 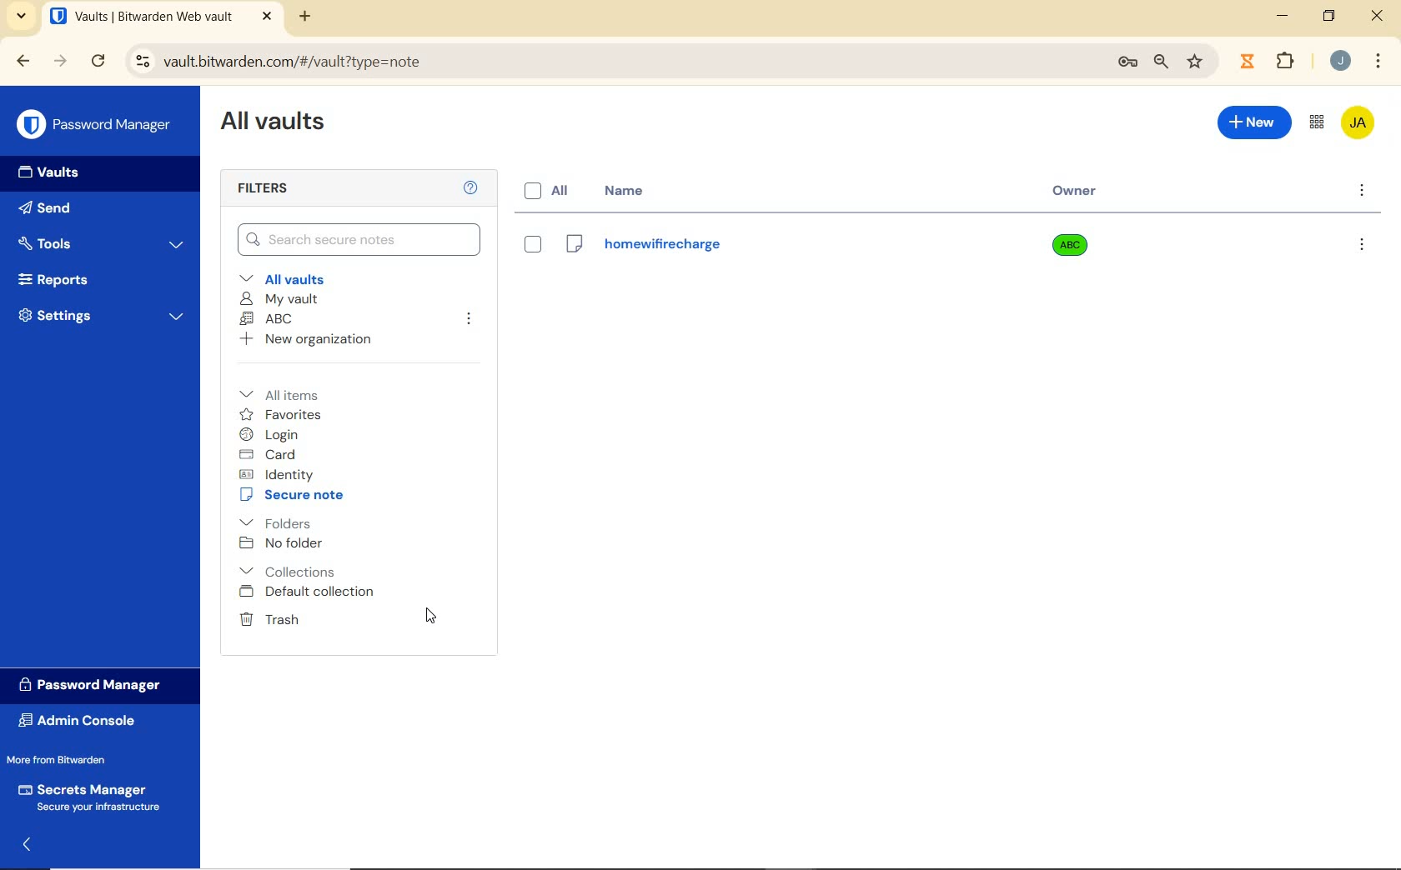 I want to click on customize Google chrome, so click(x=1378, y=60).